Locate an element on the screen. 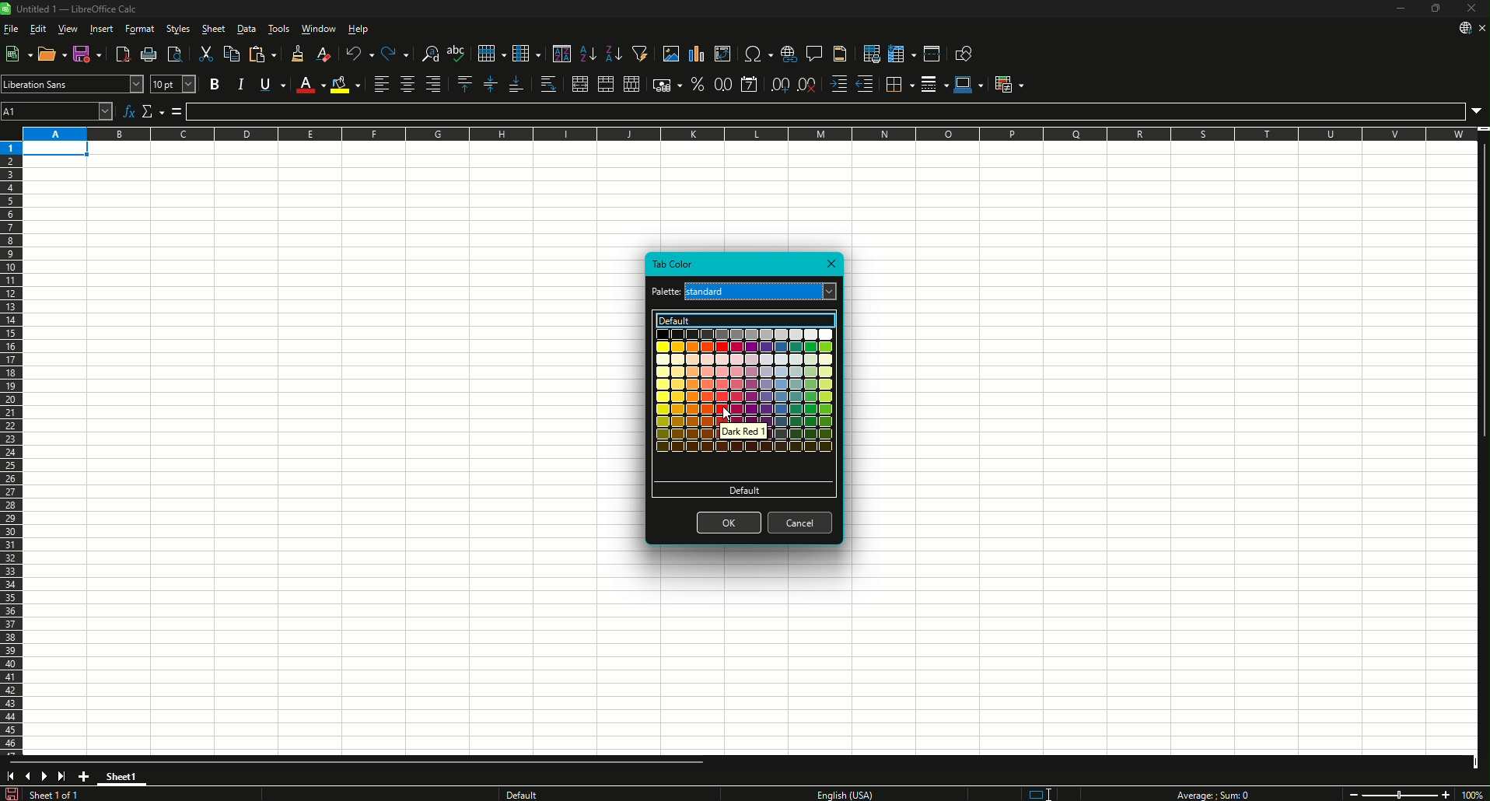  Cut is located at coordinates (206, 54).